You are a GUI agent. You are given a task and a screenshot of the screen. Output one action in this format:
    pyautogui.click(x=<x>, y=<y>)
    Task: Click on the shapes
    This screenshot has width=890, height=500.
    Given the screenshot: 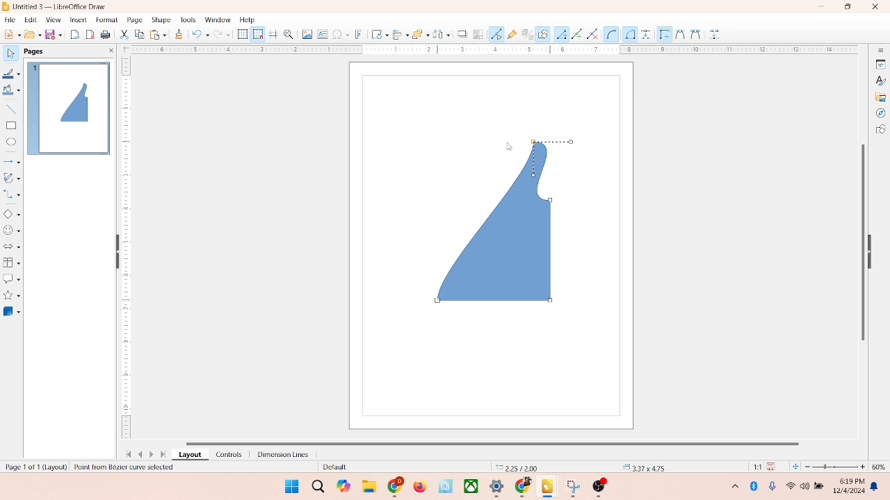 What is the action you would take?
    pyautogui.click(x=880, y=131)
    